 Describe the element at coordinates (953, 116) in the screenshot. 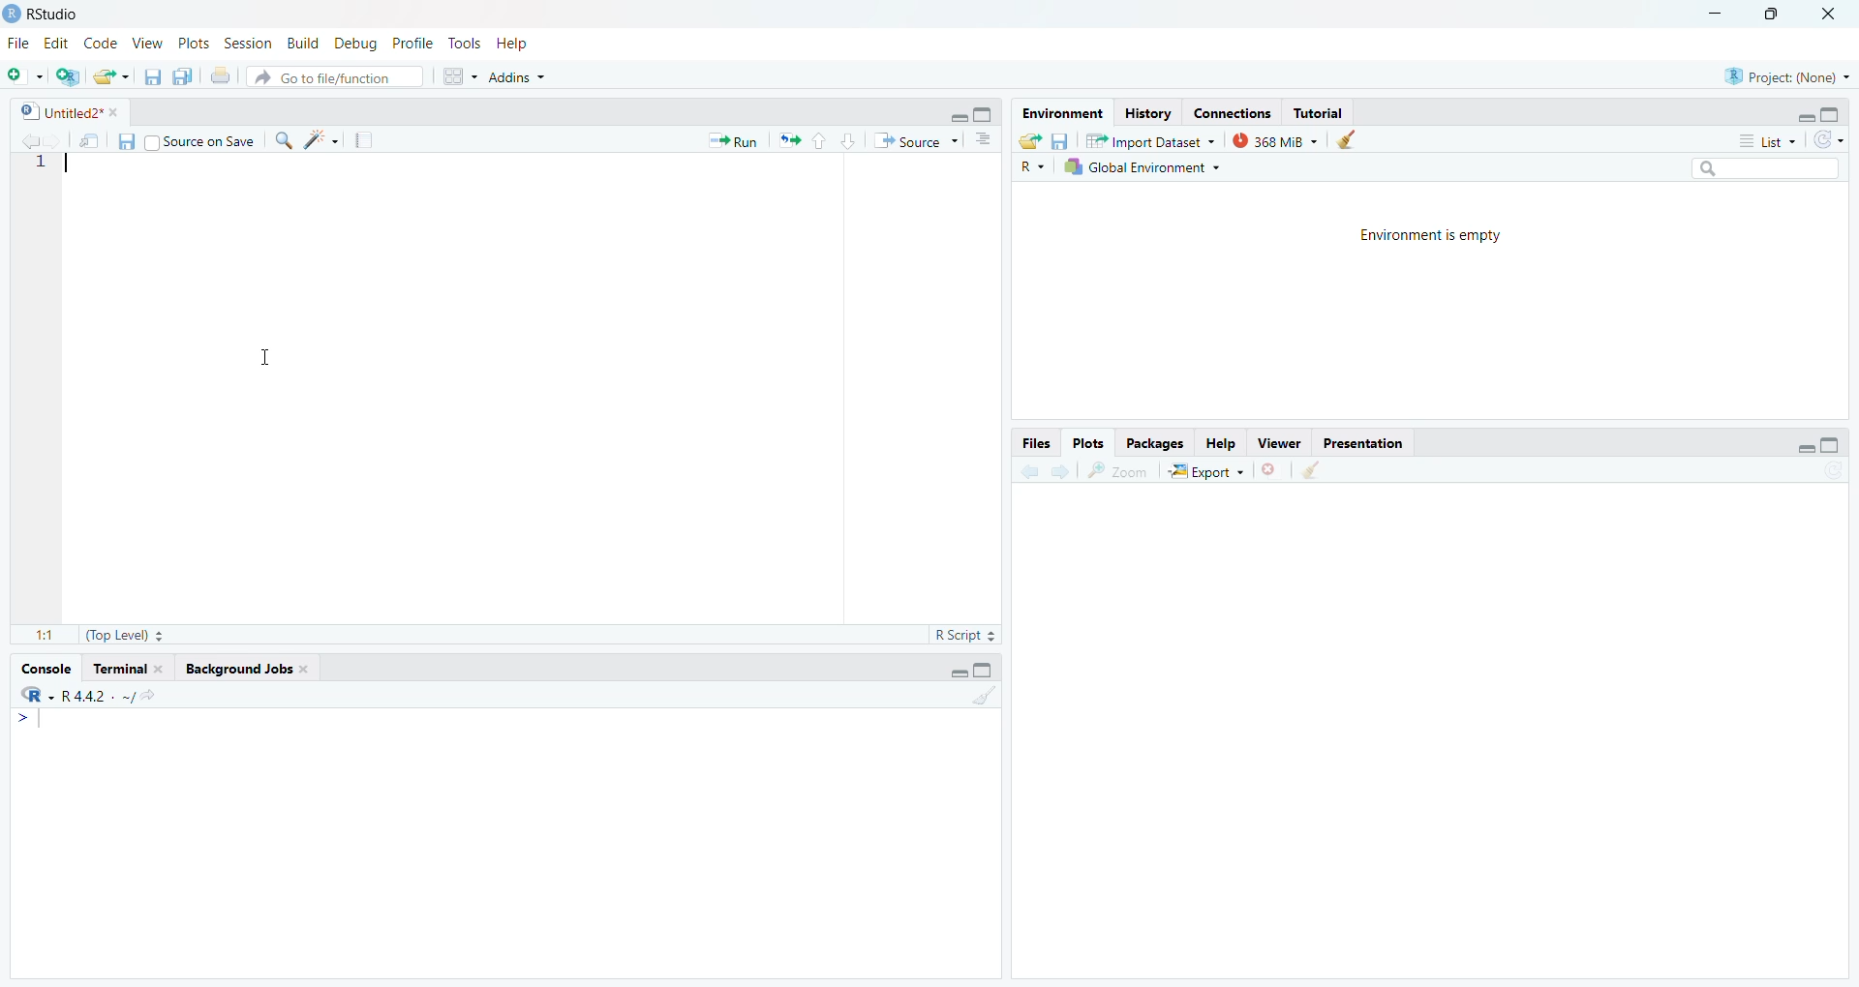

I see `minimise` at that location.